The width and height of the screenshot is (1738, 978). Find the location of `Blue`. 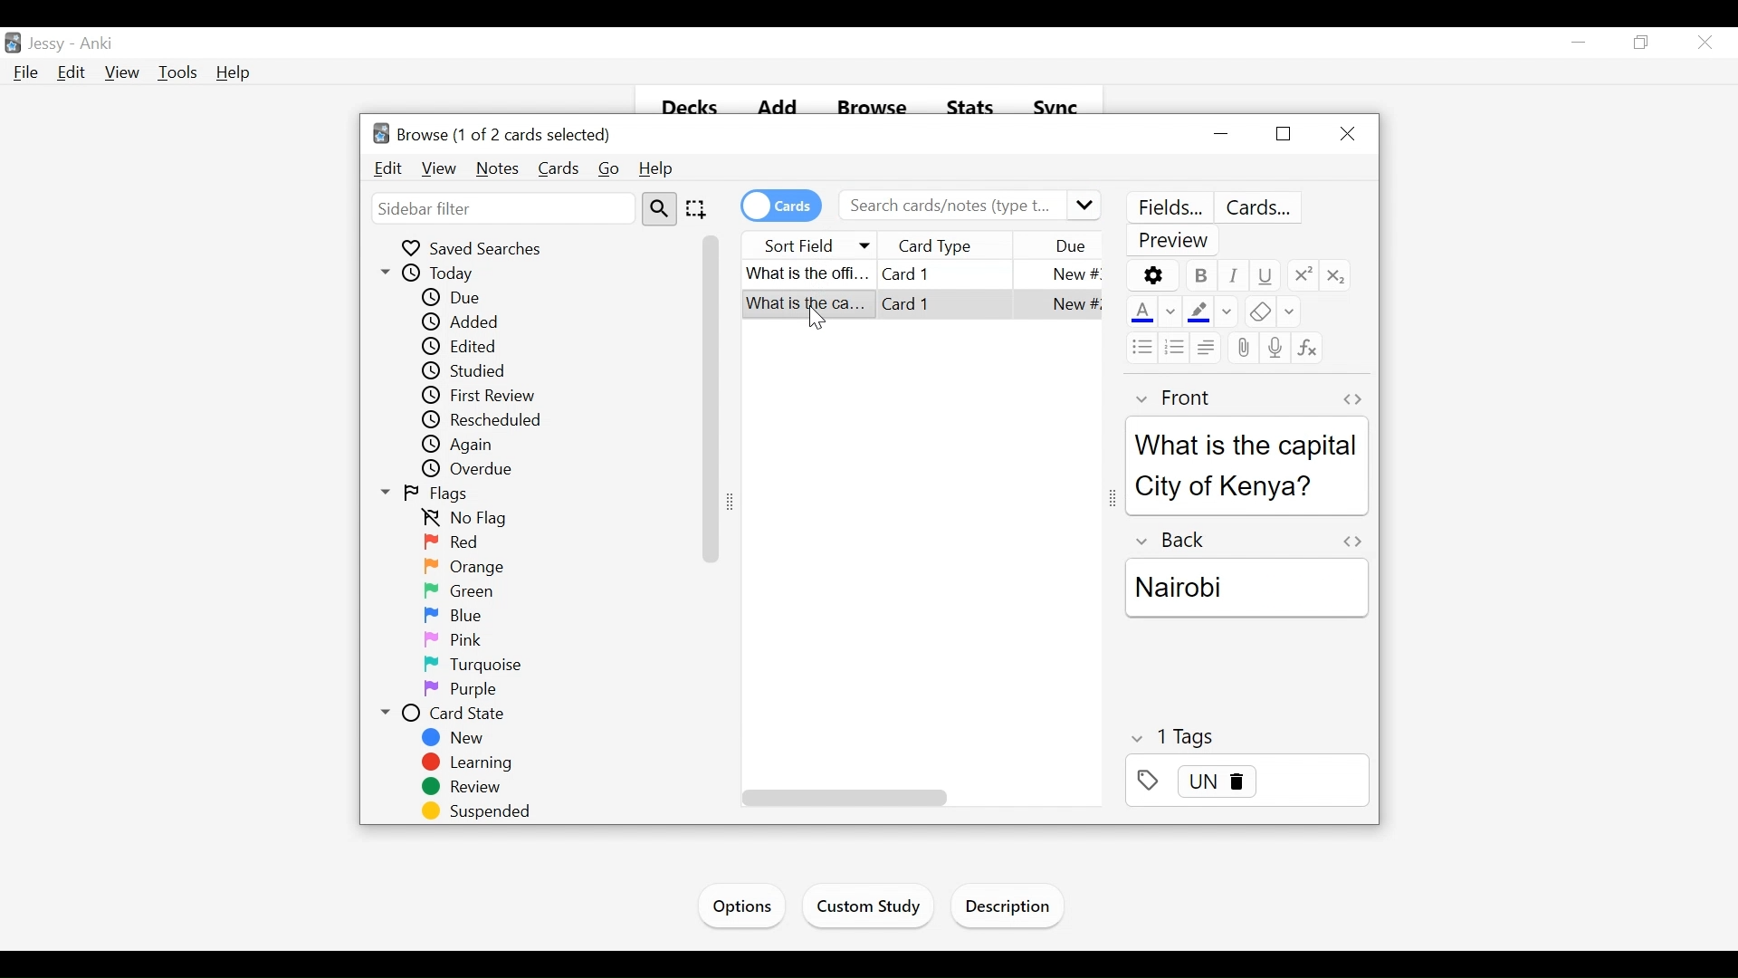

Blue is located at coordinates (454, 615).